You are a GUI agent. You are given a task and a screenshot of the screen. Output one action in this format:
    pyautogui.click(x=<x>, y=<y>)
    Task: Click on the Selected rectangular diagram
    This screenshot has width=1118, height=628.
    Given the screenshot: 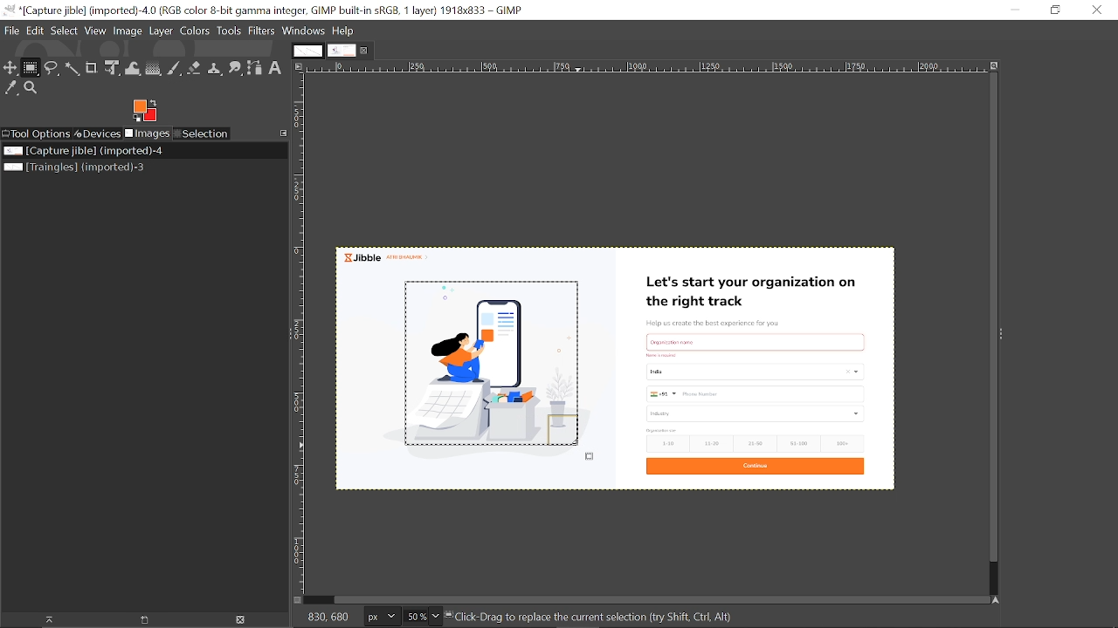 What is the action you would take?
    pyautogui.click(x=496, y=365)
    